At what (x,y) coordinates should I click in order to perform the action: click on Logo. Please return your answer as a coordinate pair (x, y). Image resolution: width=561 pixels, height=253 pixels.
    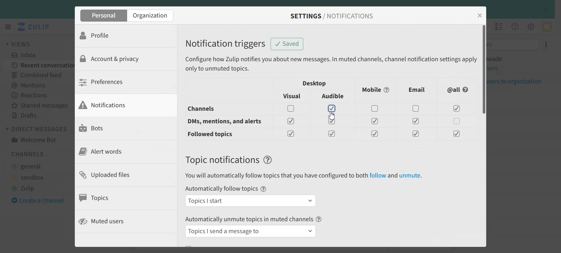
    Looking at the image, I should click on (35, 27).